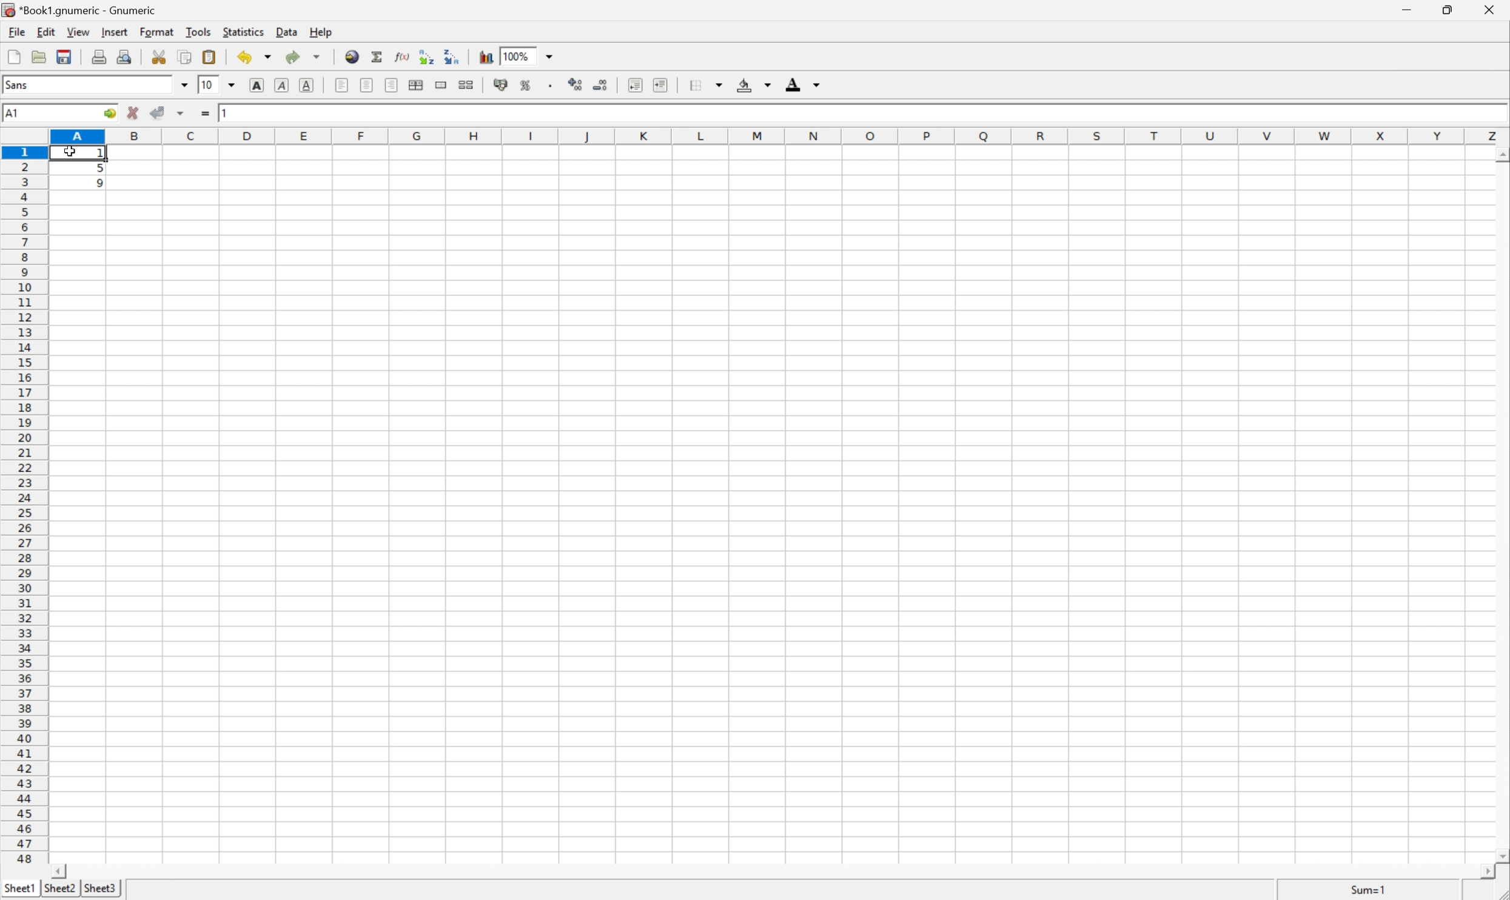 The width and height of the screenshot is (1510, 900). I want to click on save current workbook, so click(64, 56).